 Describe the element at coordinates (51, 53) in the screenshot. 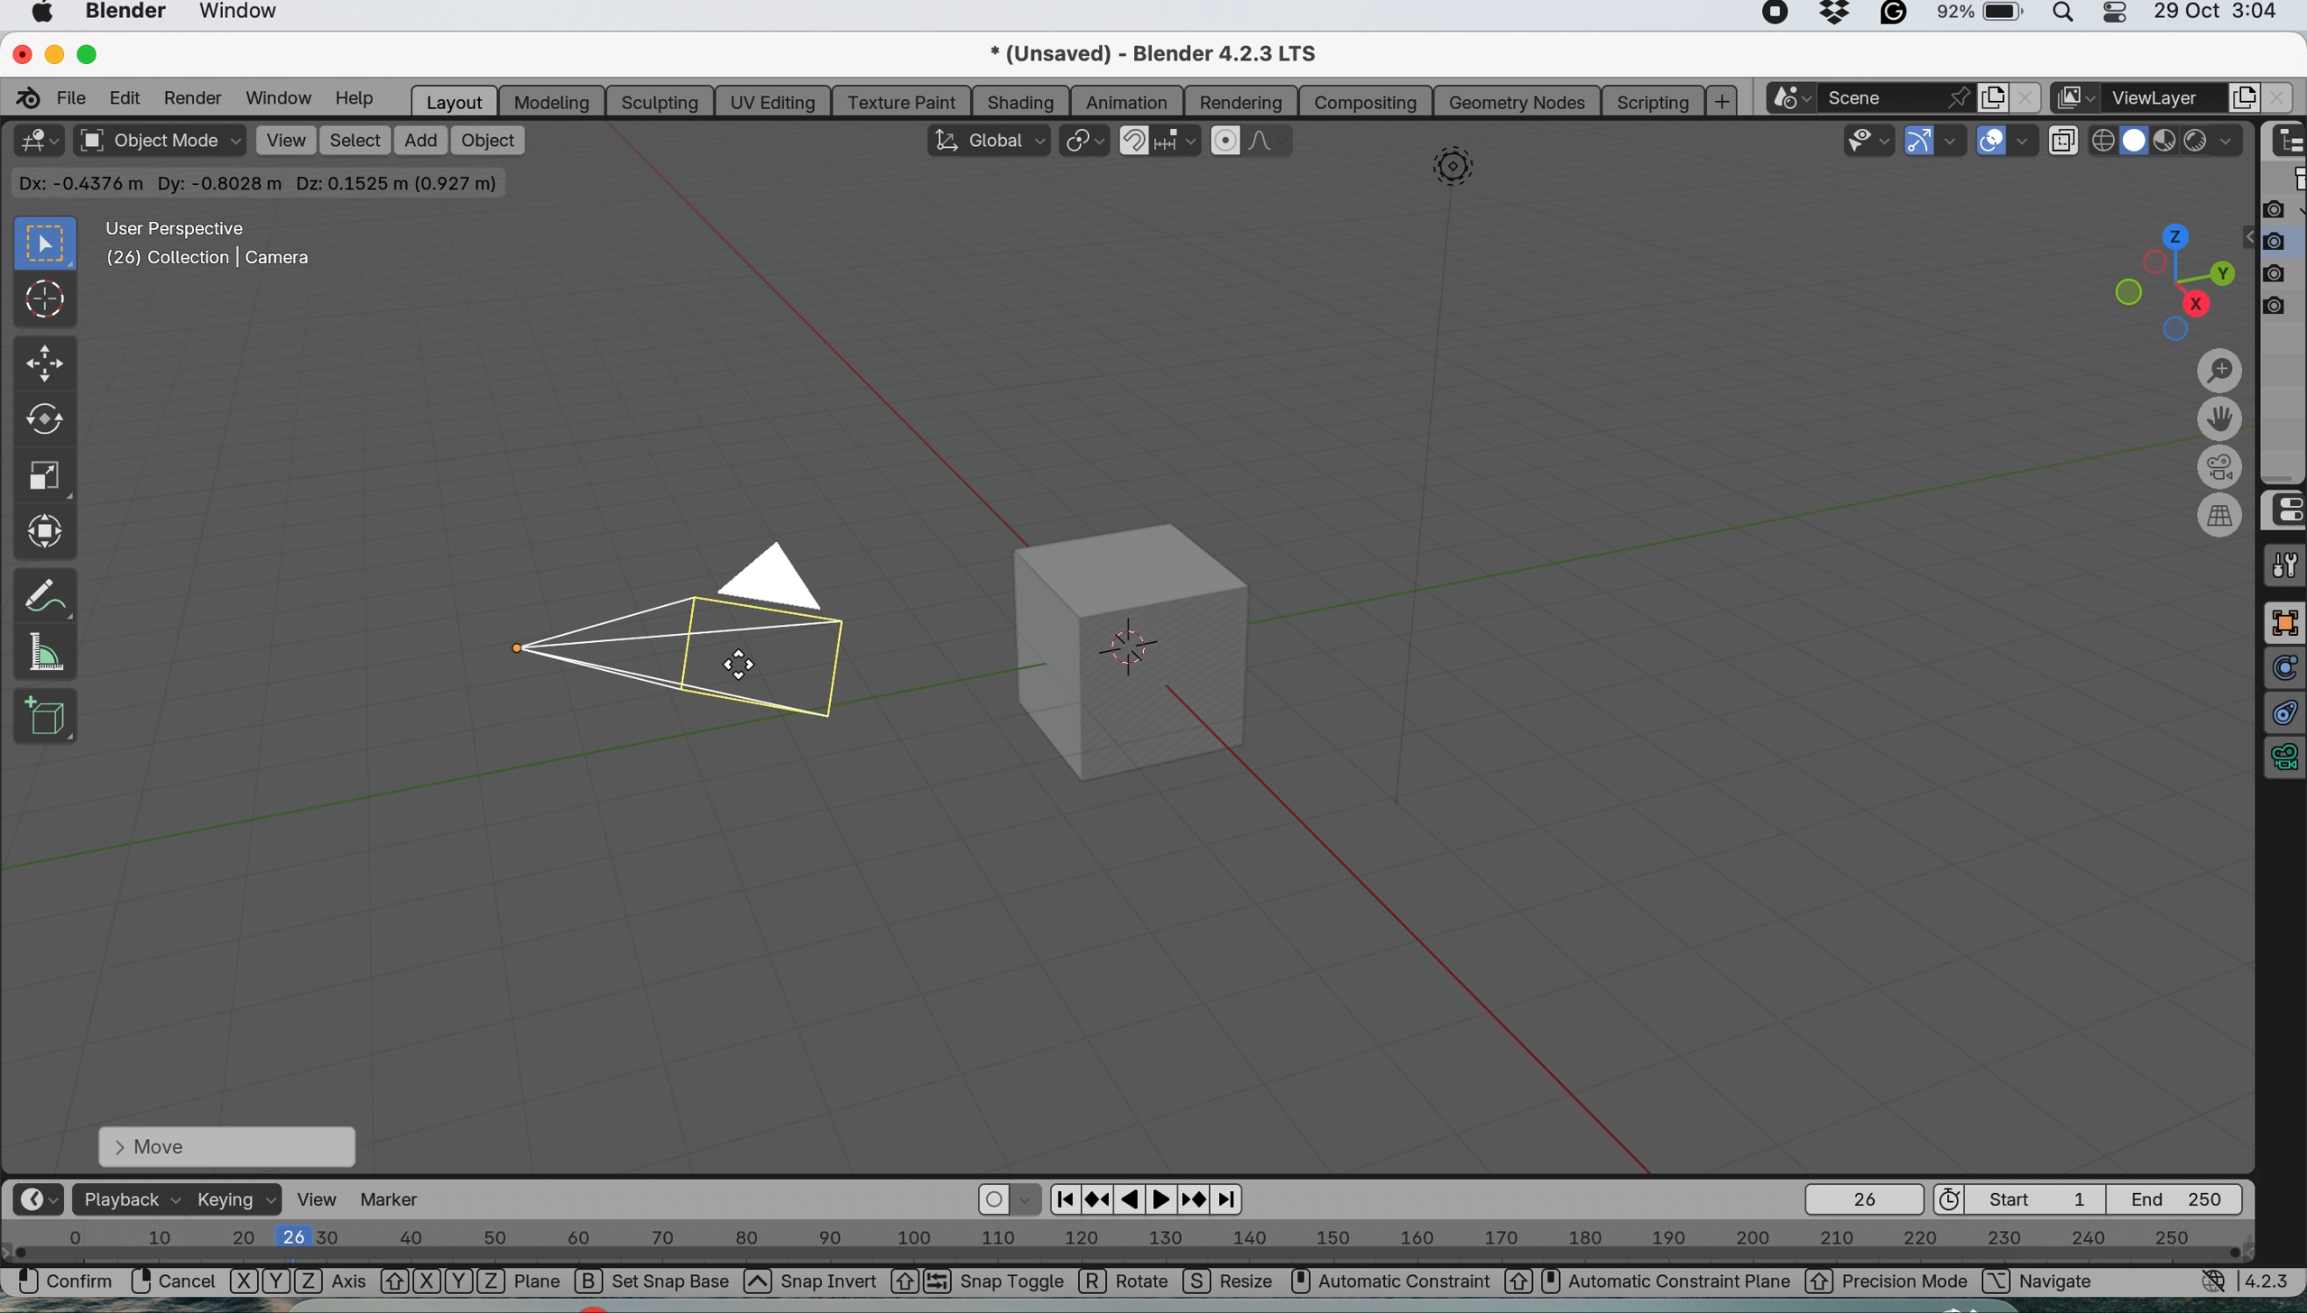

I see `minimise` at that location.